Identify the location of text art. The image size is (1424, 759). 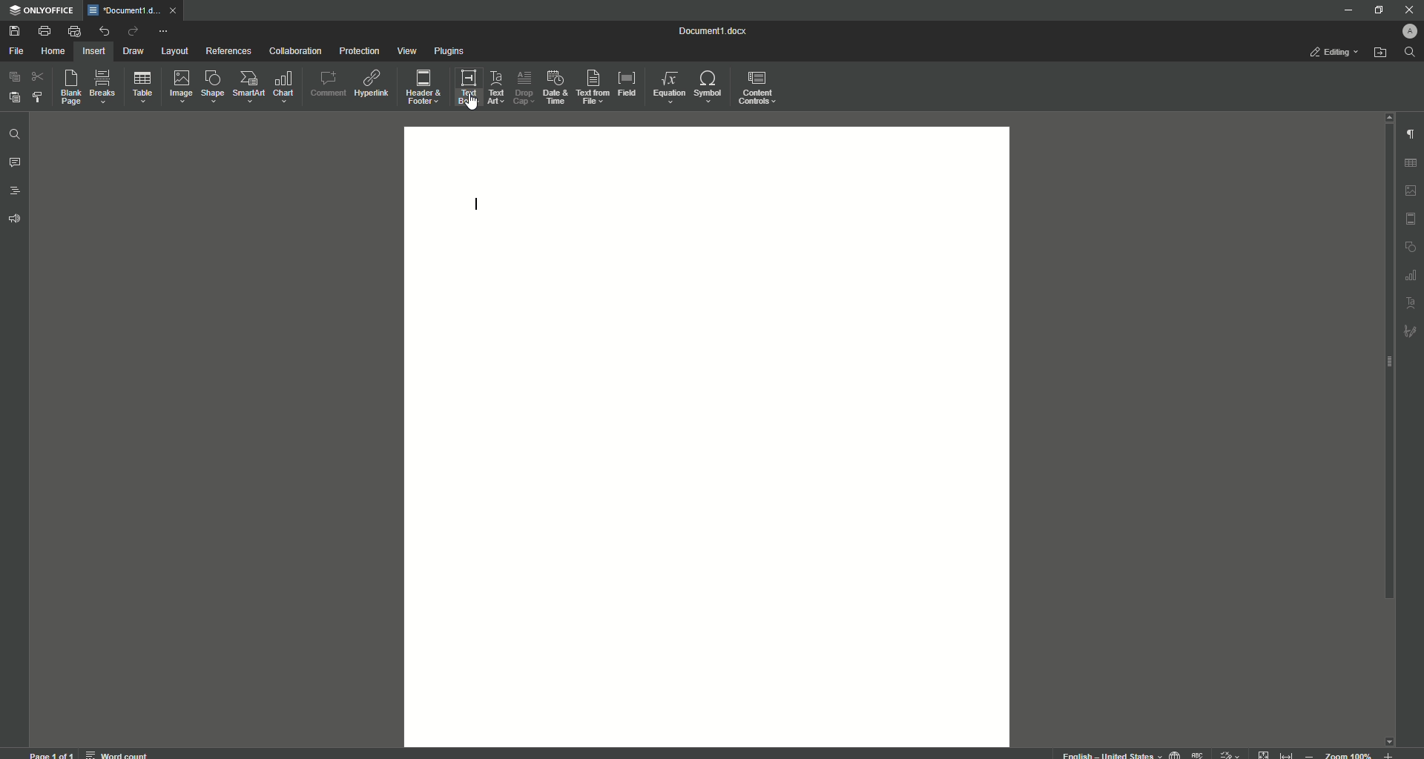
(1411, 304).